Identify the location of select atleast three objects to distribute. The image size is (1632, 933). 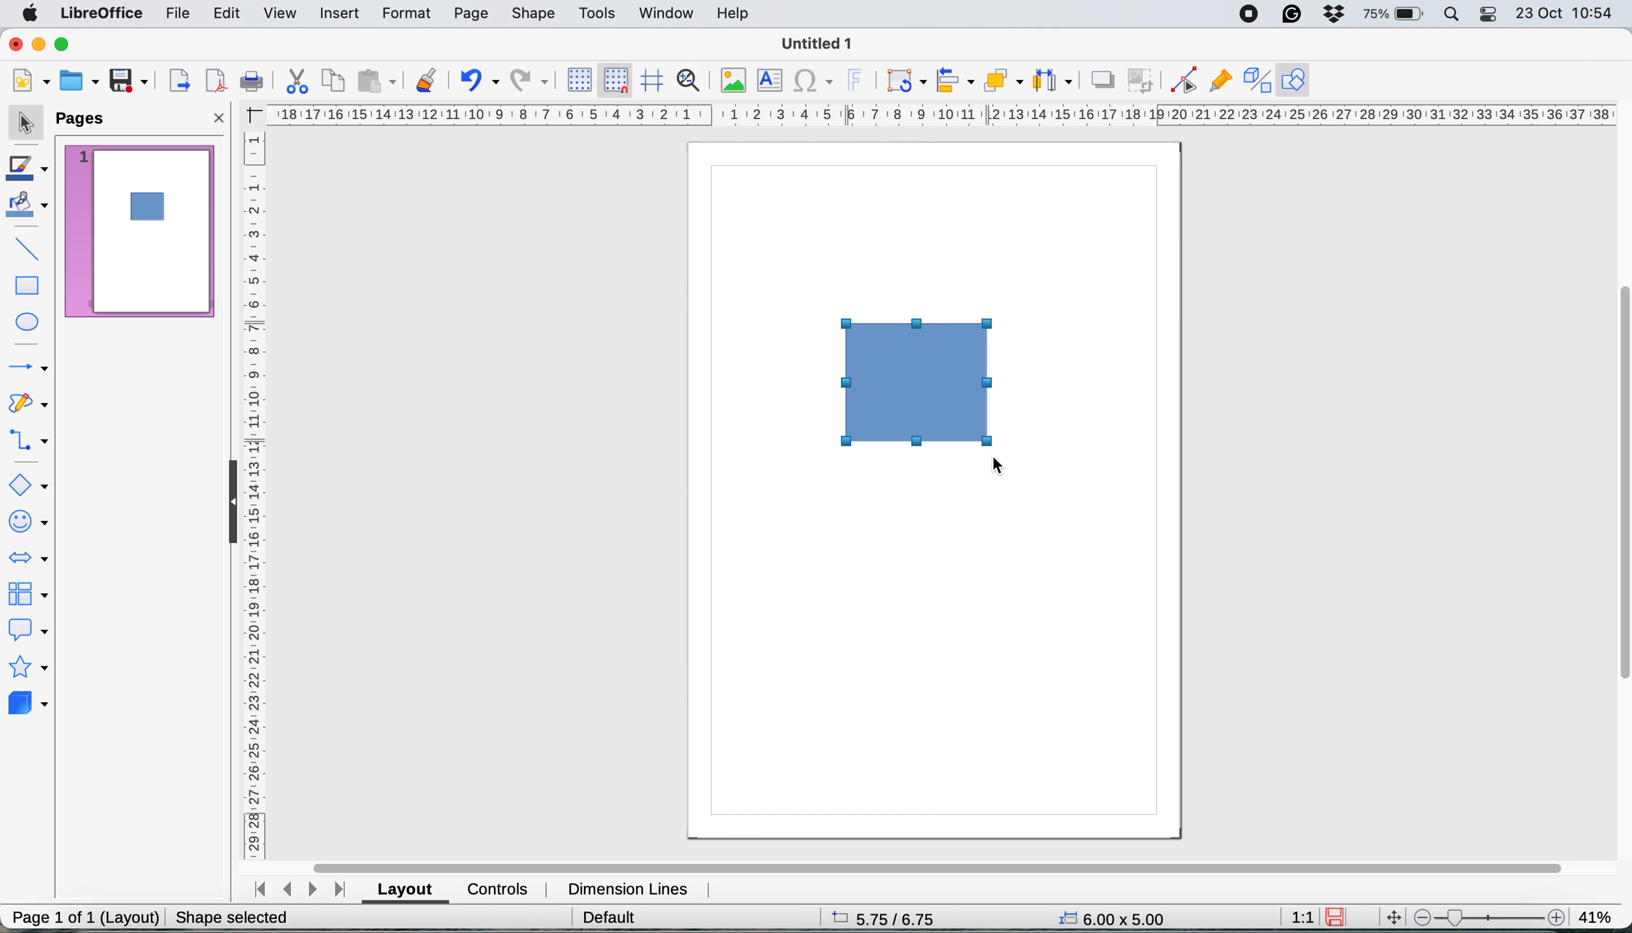
(1057, 80).